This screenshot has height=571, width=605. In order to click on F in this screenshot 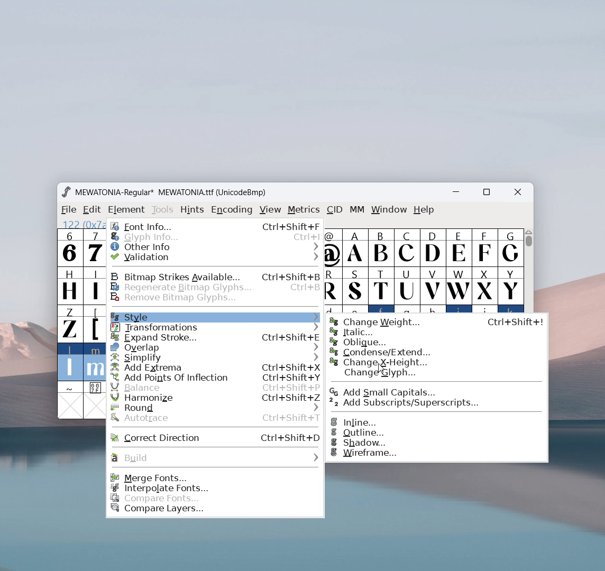, I will do `click(484, 247)`.